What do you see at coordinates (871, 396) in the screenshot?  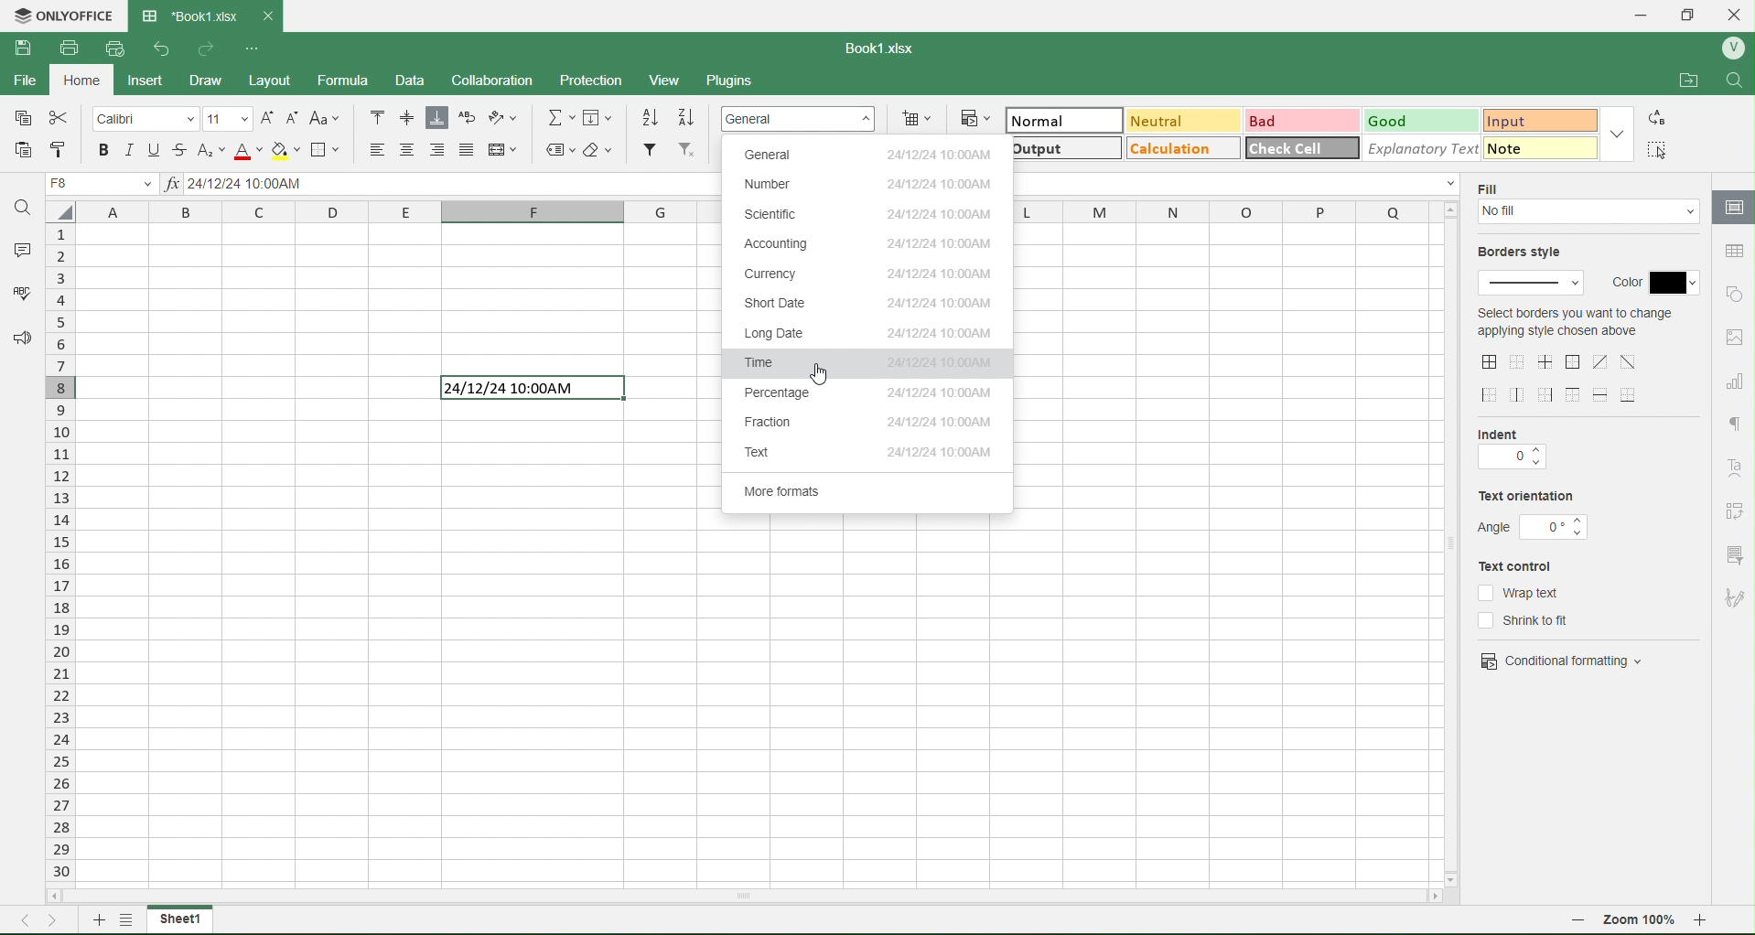 I see `Percentage` at bounding box center [871, 396].